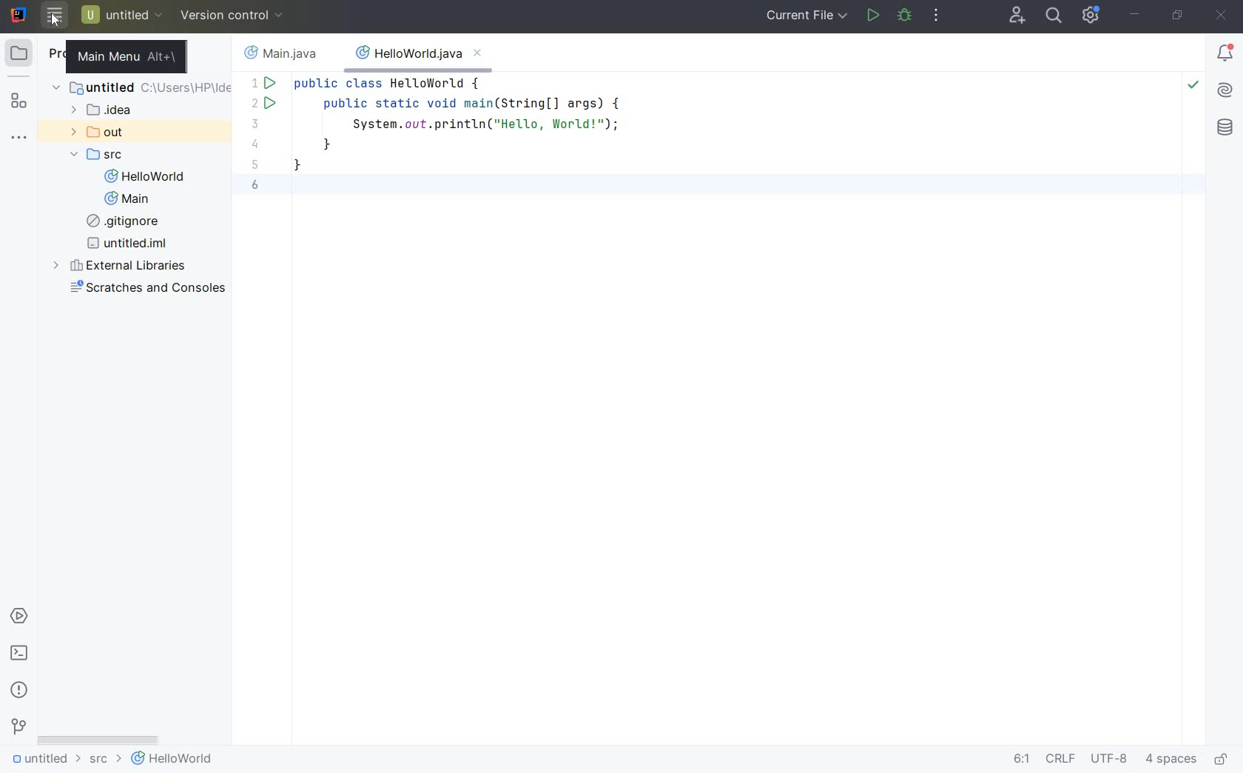 This screenshot has width=1243, height=773. What do you see at coordinates (1179, 16) in the screenshot?
I see `restore down` at bounding box center [1179, 16].